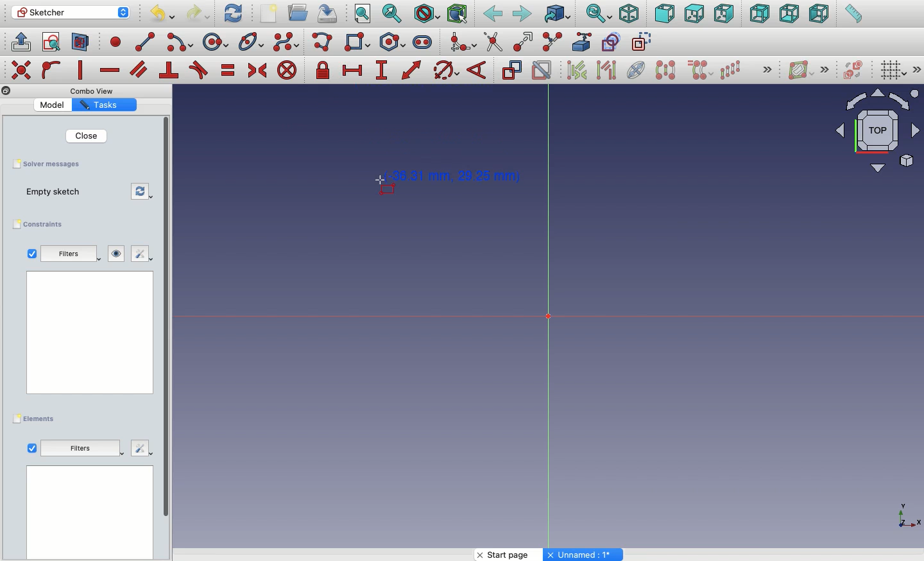 The image size is (924, 561). What do you see at coordinates (326, 12) in the screenshot?
I see `Save` at bounding box center [326, 12].